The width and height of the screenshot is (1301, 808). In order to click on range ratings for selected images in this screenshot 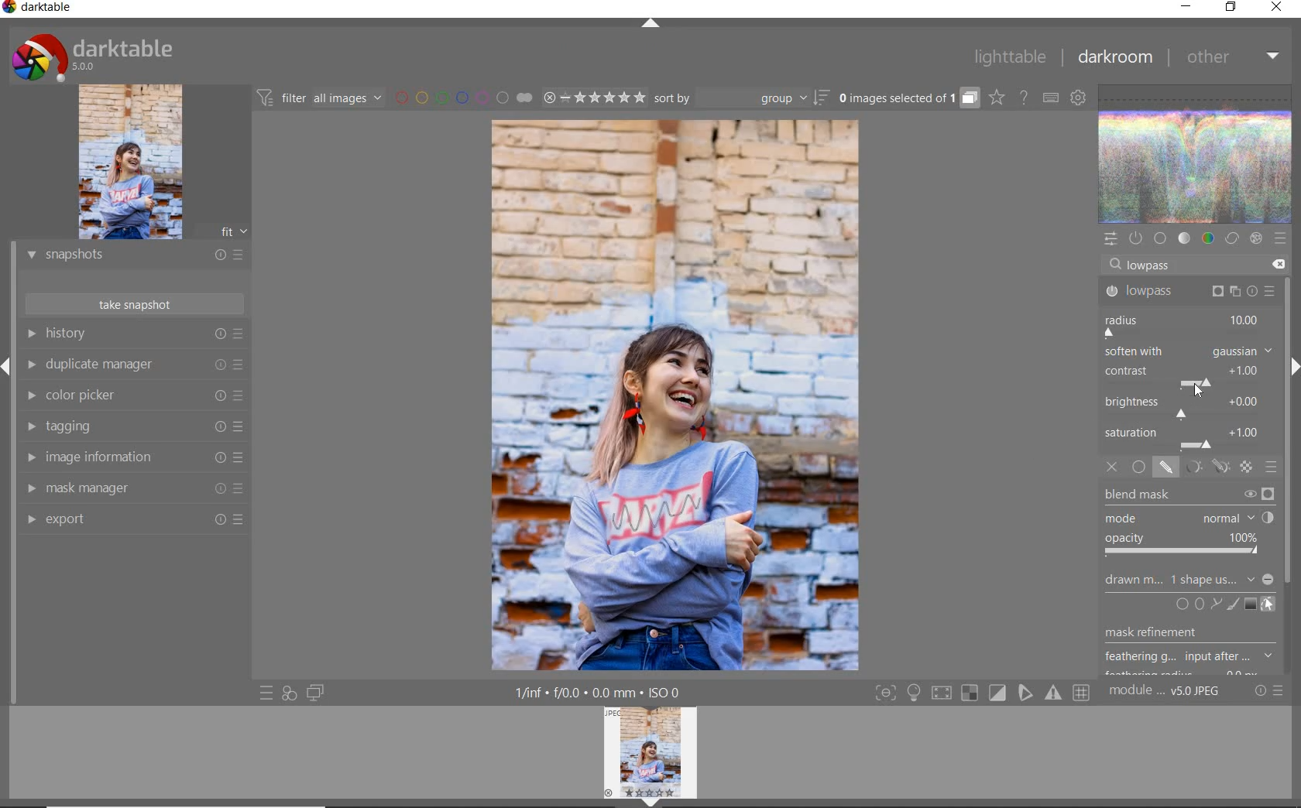, I will do `click(594, 97)`.